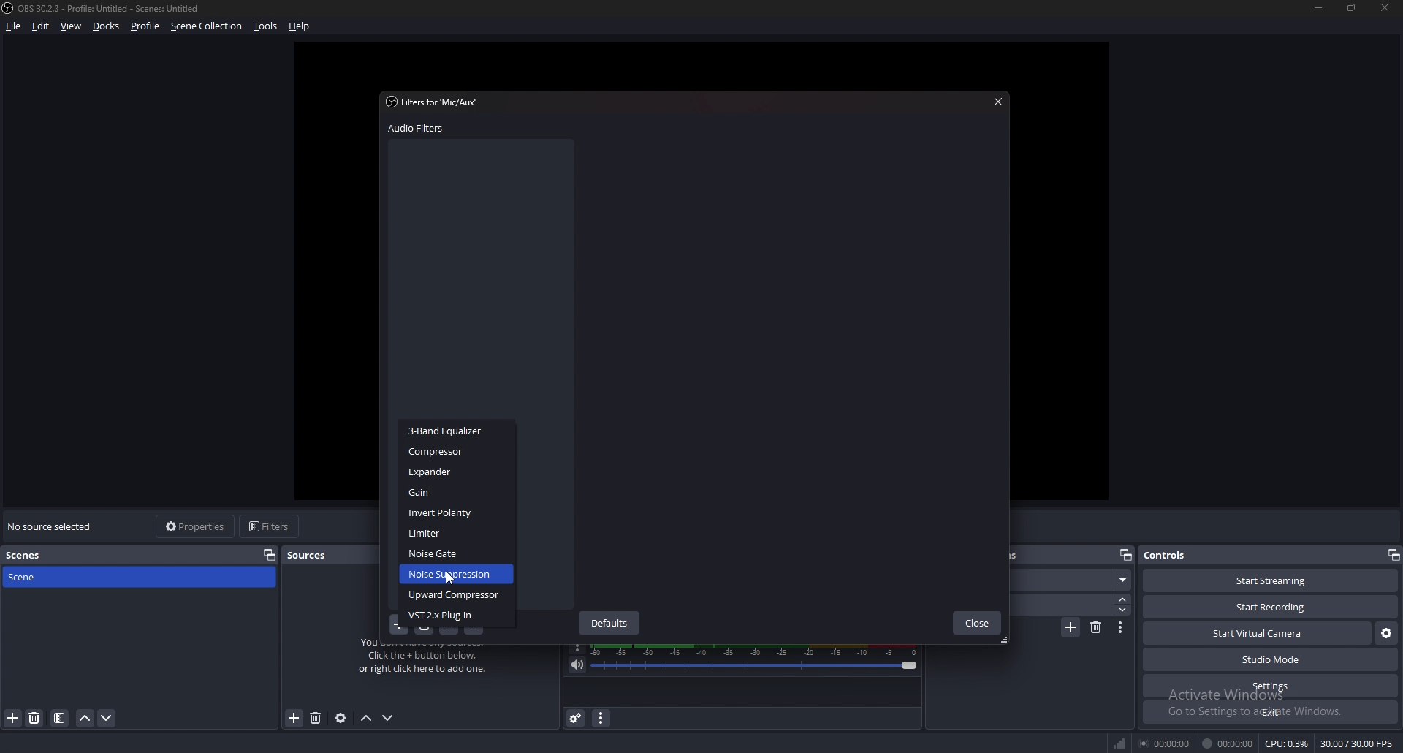 The height and width of the screenshot is (753, 1403). What do you see at coordinates (71, 26) in the screenshot?
I see `view` at bounding box center [71, 26].